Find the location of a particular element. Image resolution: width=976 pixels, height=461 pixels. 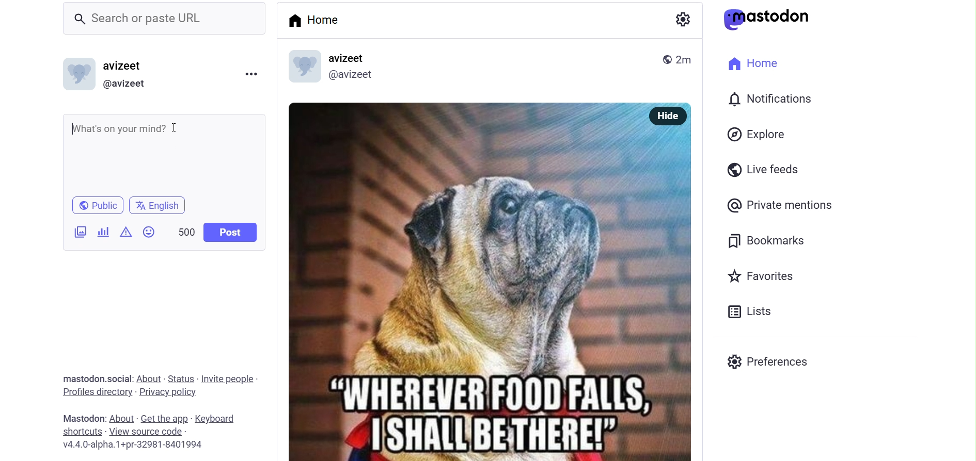

favorites is located at coordinates (766, 275).